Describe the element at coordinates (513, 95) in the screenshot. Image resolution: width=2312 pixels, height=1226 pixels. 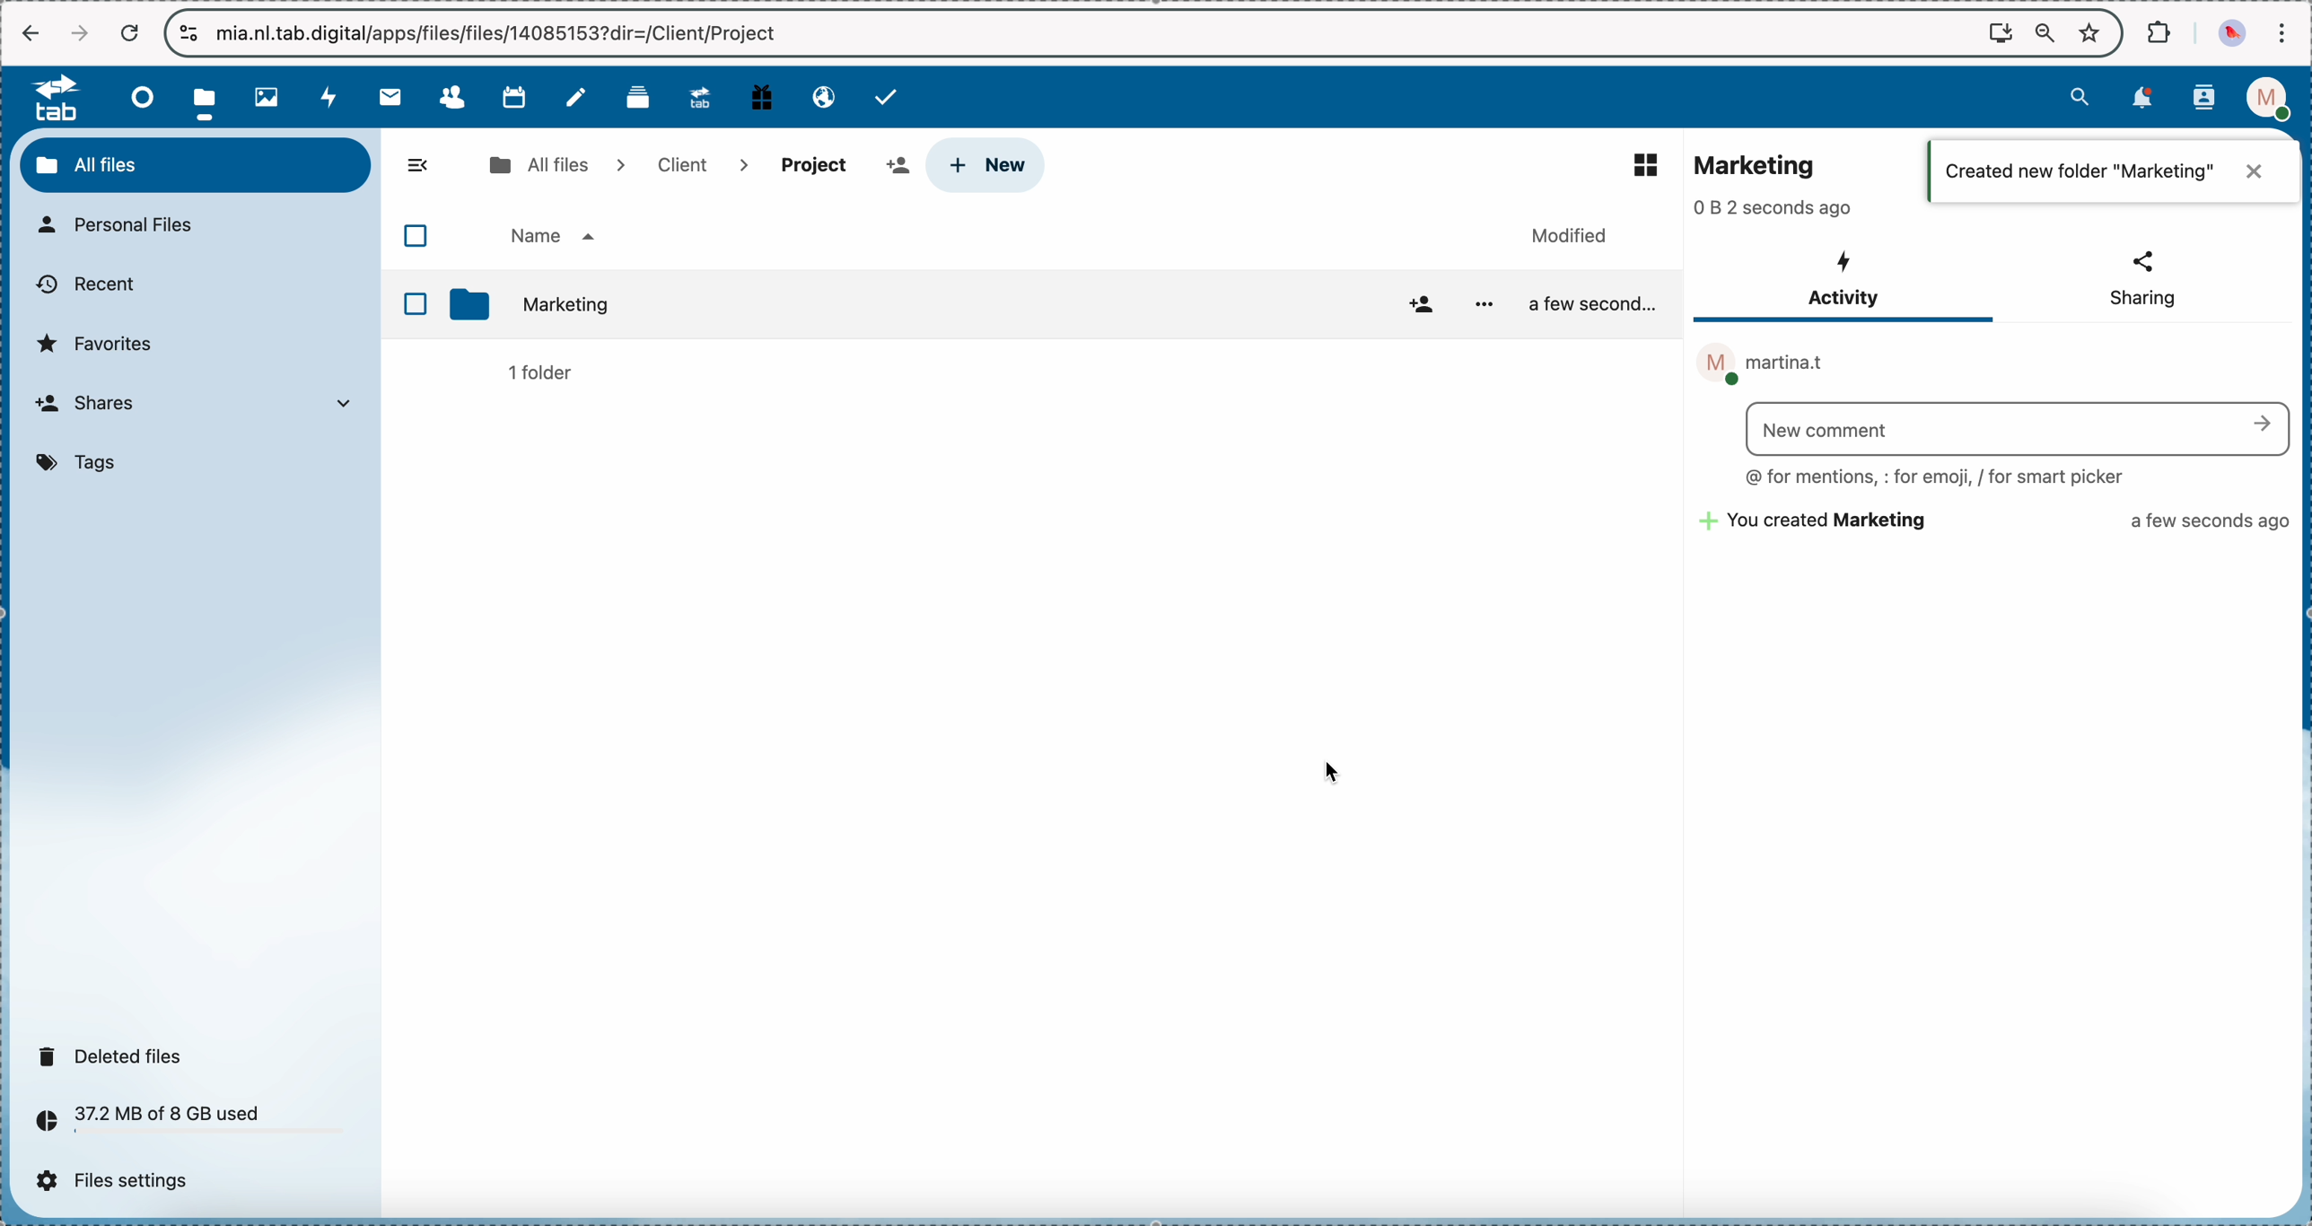
I see `calendar` at that location.